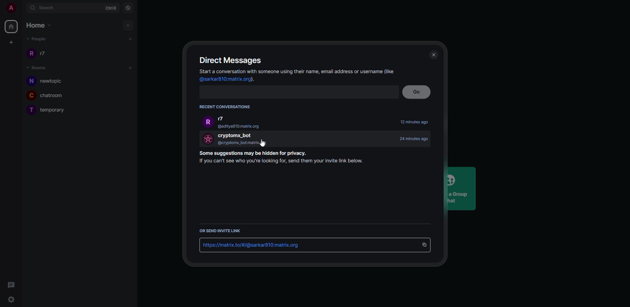 This screenshot has width=630, height=307. Describe the element at coordinates (281, 158) in the screenshot. I see `info` at that location.